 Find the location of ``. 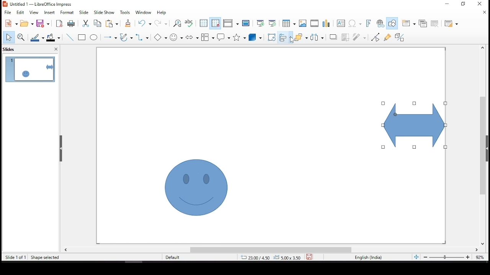

 is located at coordinates (162, 37).